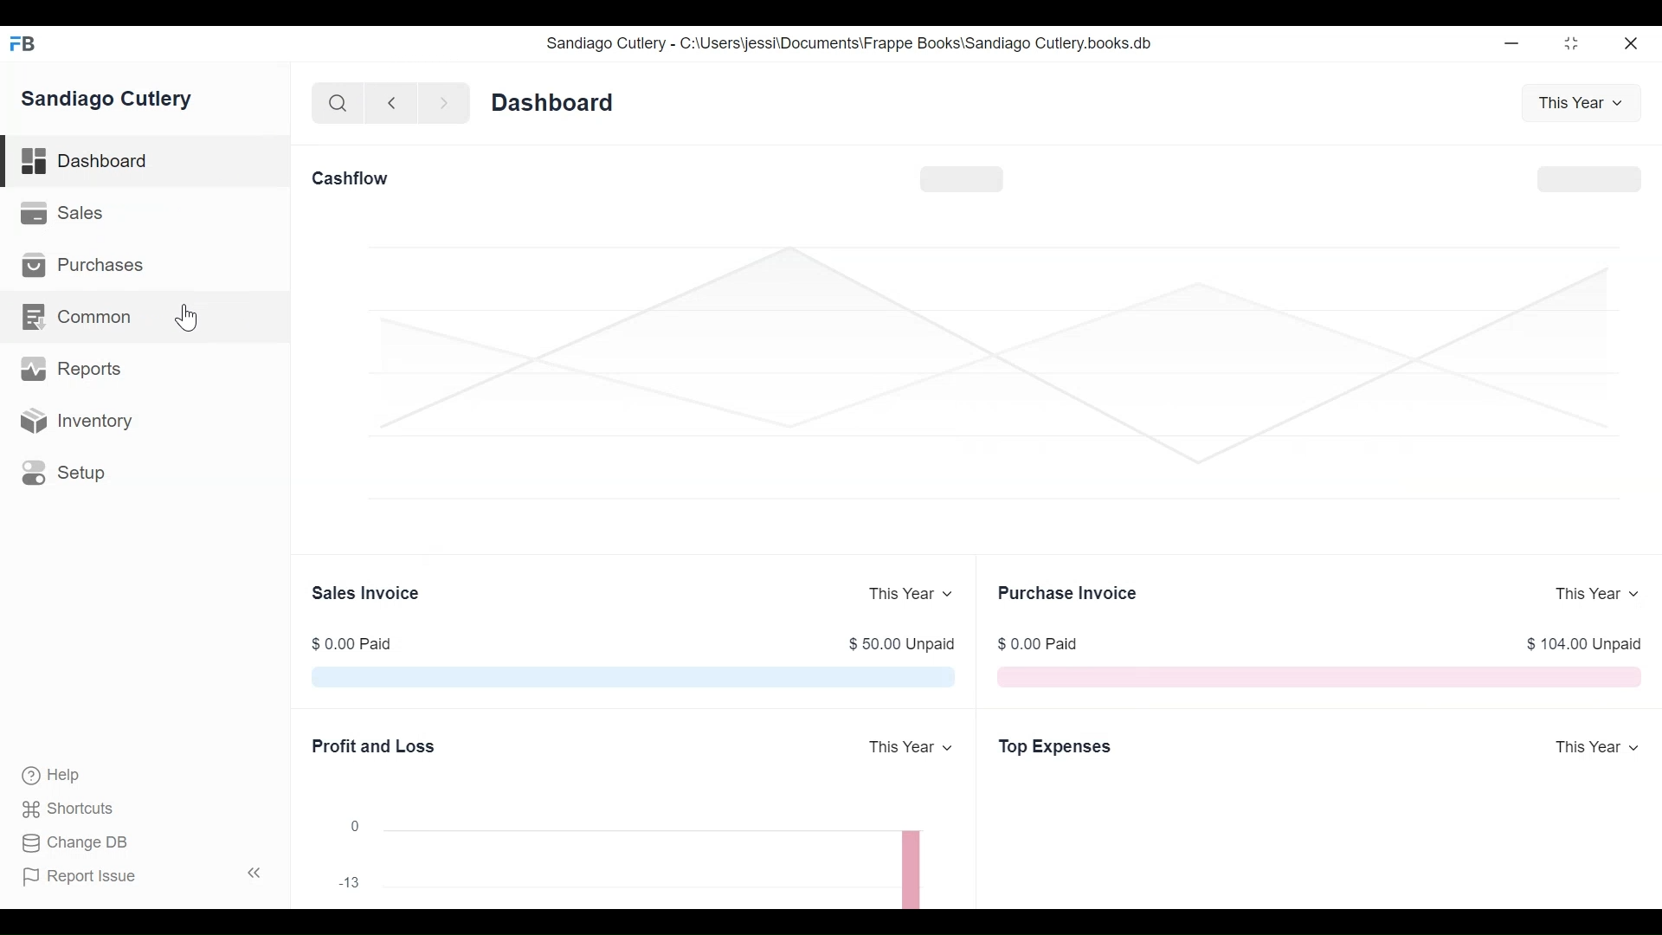 This screenshot has height=935, width=1662. I want to click on Purchase Invoice, so click(1070, 592).